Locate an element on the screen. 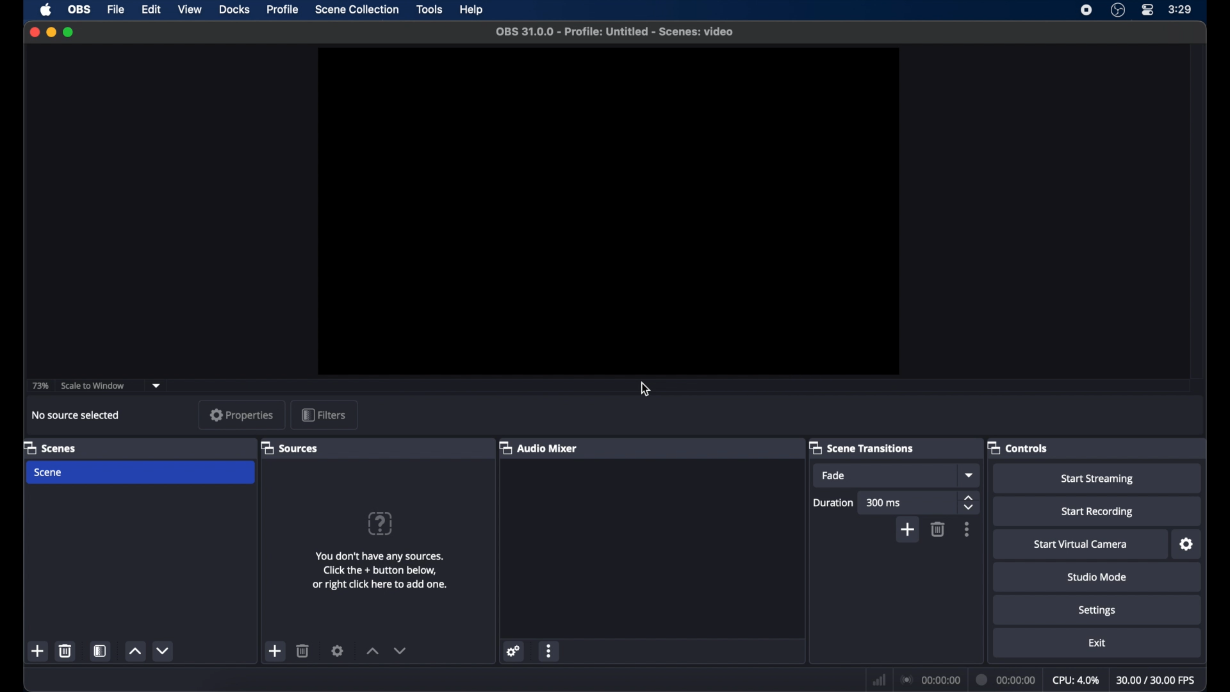 The height and width of the screenshot is (692, 1230). maximize is located at coordinates (69, 32).